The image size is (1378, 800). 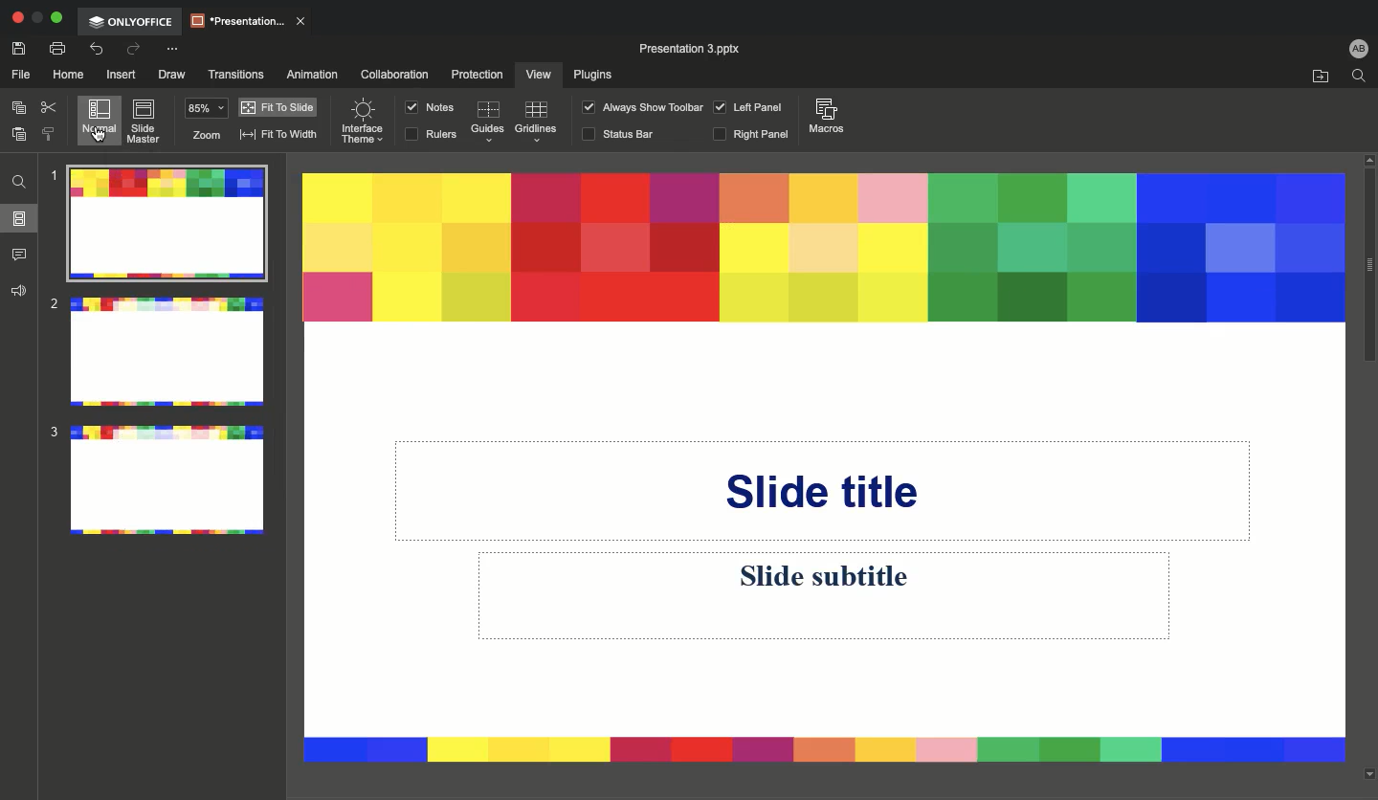 I want to click on Notes, so click(x=430, y=107).